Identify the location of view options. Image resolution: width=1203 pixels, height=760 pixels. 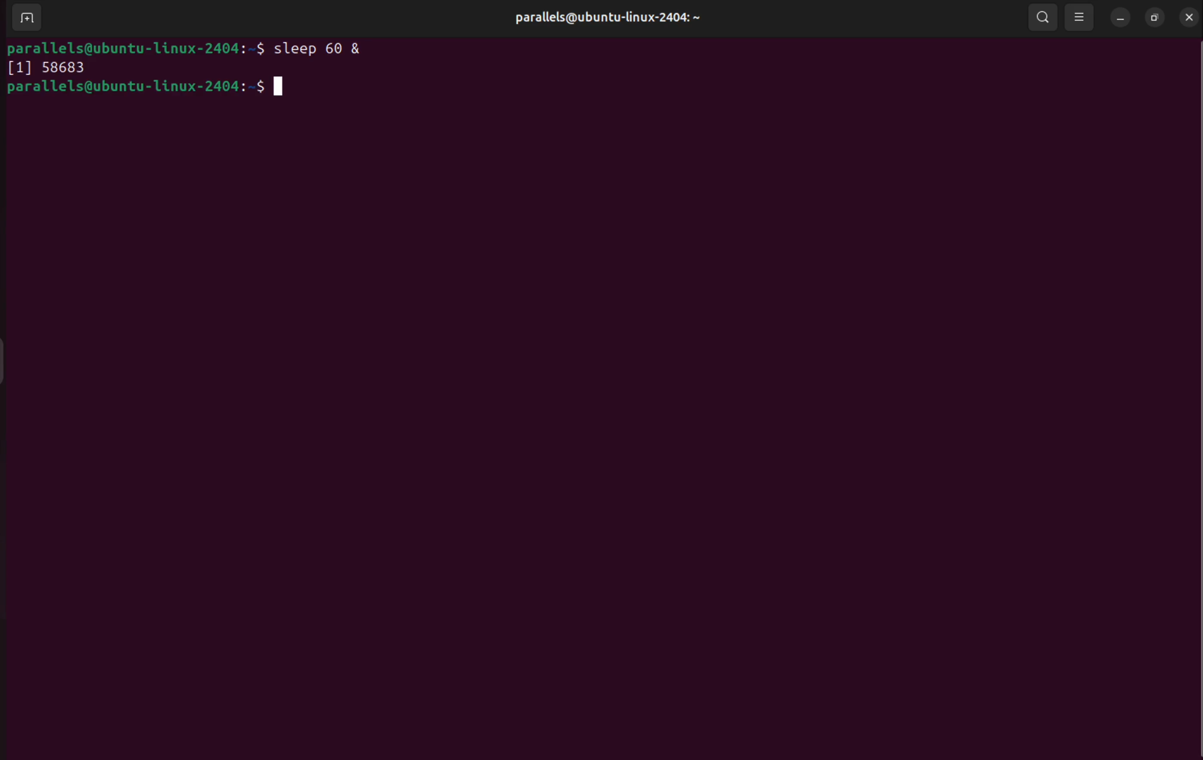
(1080, 17).